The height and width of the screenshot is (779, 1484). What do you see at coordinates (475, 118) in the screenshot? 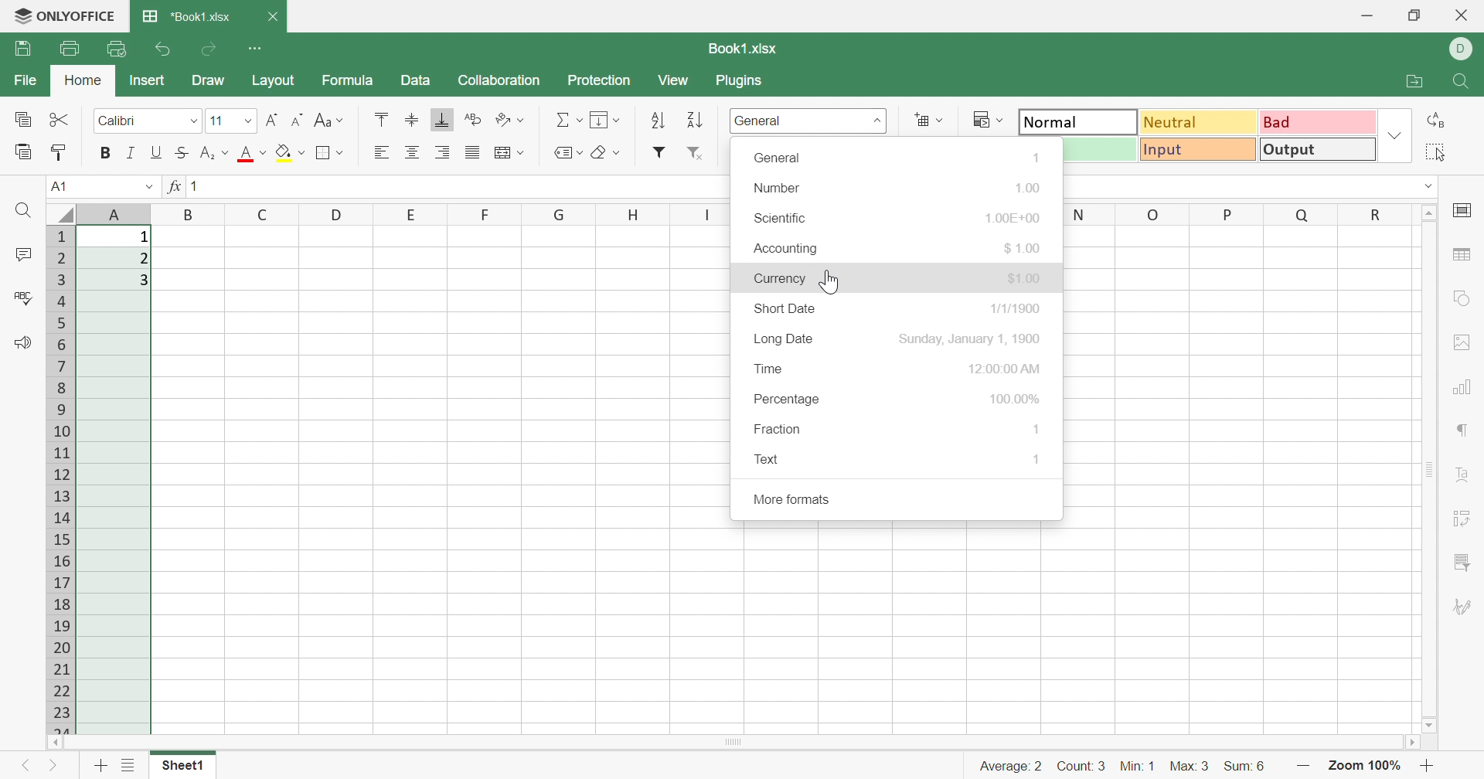
I see `Wrap text` at bounding box center [475, 118].